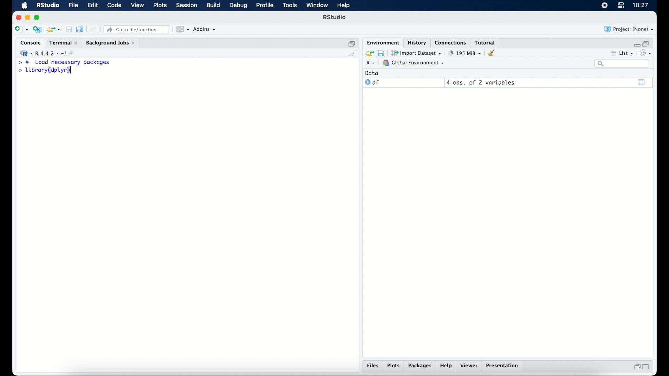 Image resolution: width=669 pixels, height=376 pixels. I want to click on maximize, so click(38, 17).